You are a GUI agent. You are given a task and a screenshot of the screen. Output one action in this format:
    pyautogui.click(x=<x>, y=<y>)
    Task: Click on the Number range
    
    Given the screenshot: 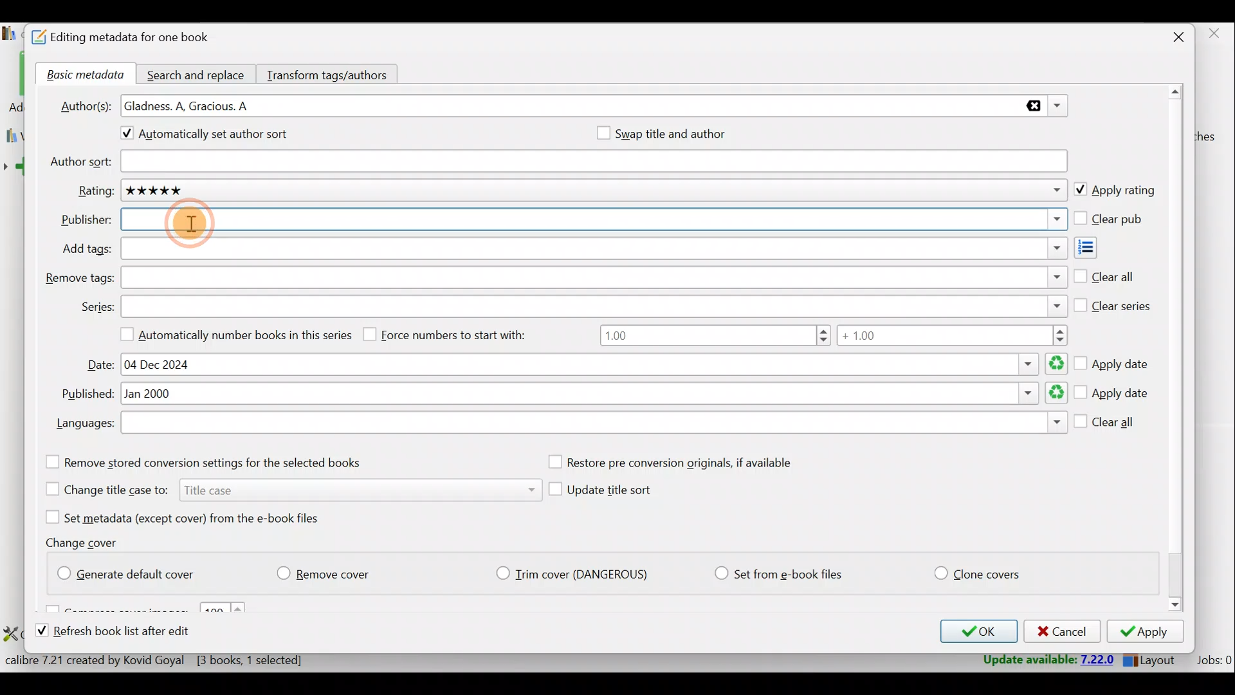 What is the action you would take?
    pyautogui.click(x=833, y=337)
    